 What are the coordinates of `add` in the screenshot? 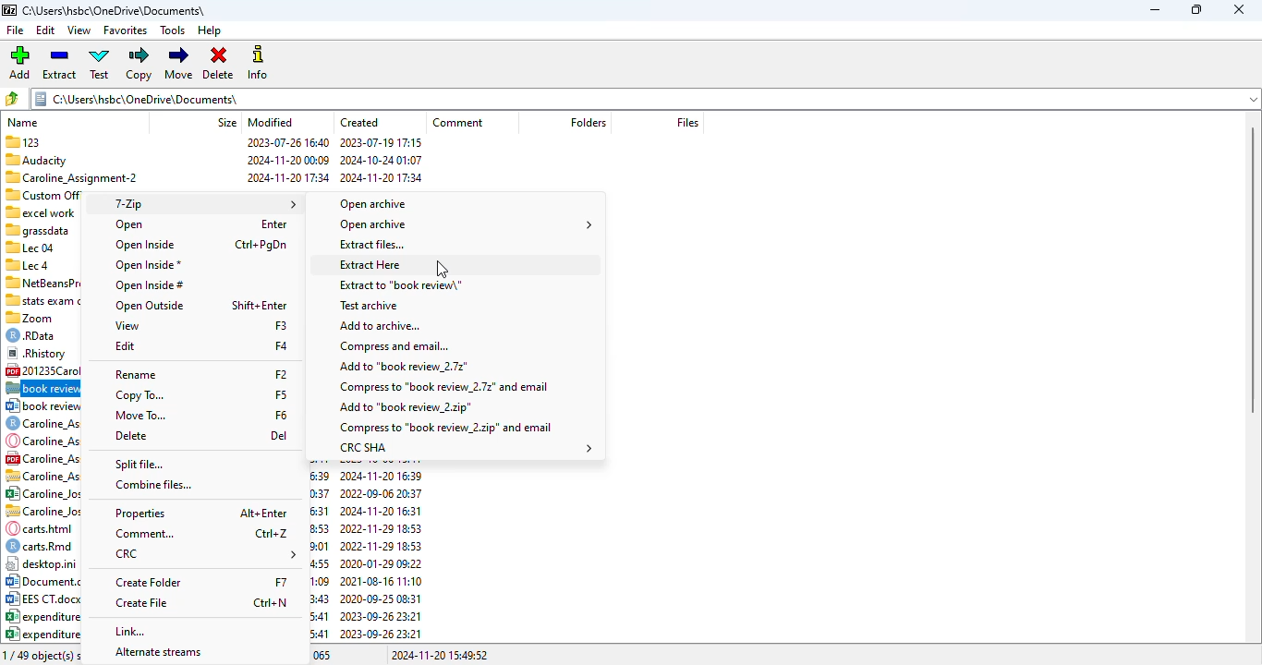 It's located at (19, 62).